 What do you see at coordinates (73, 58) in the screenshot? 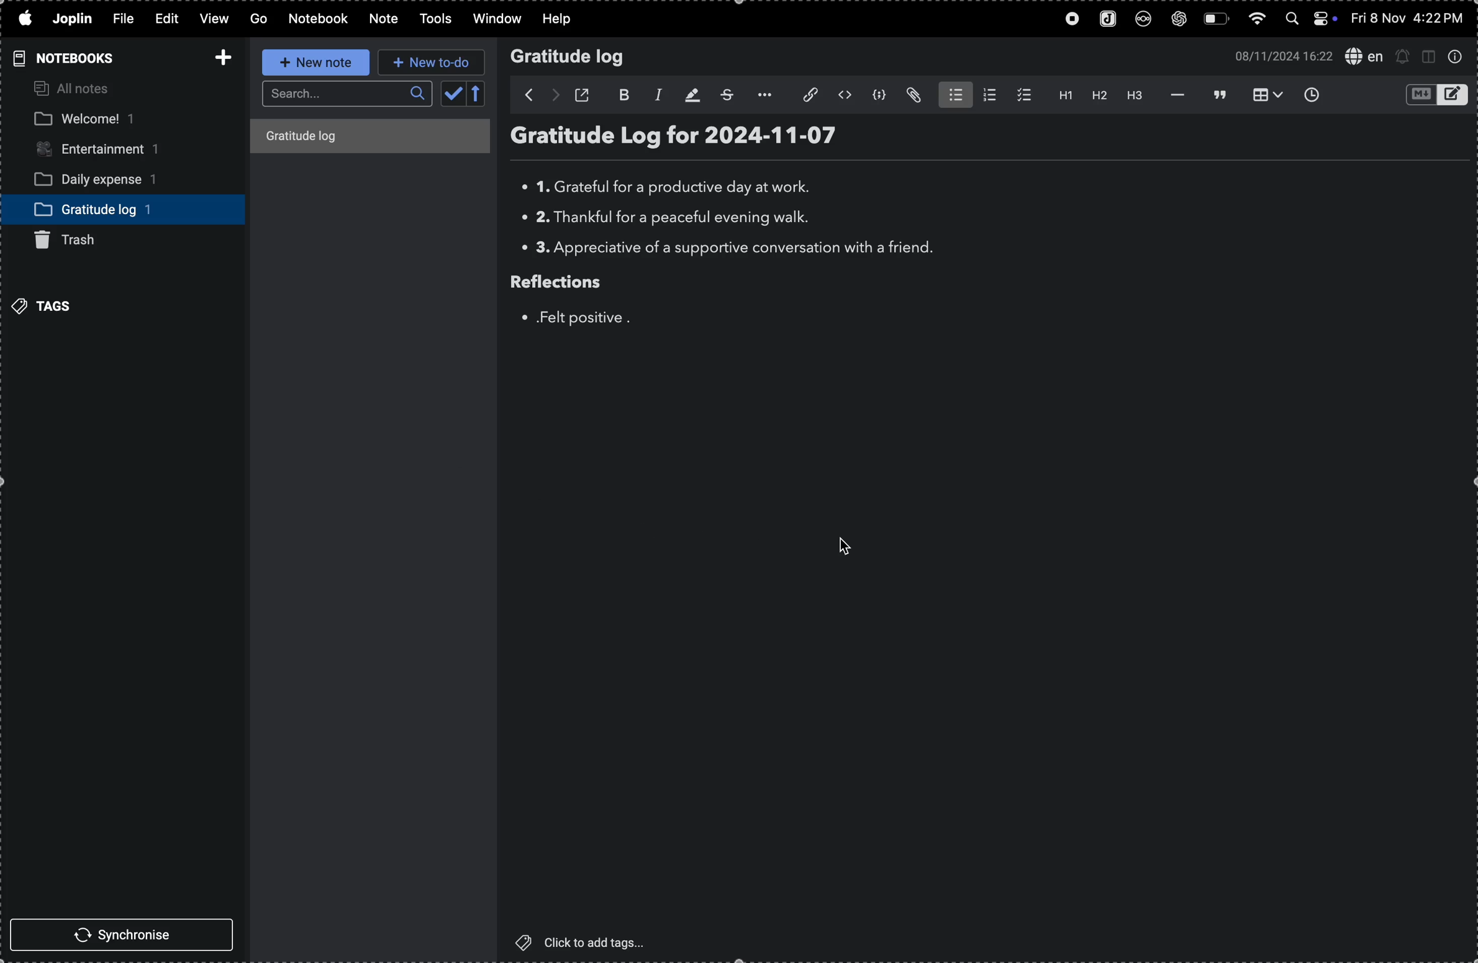
I see `notebooks` at bounding box center [73, 58].